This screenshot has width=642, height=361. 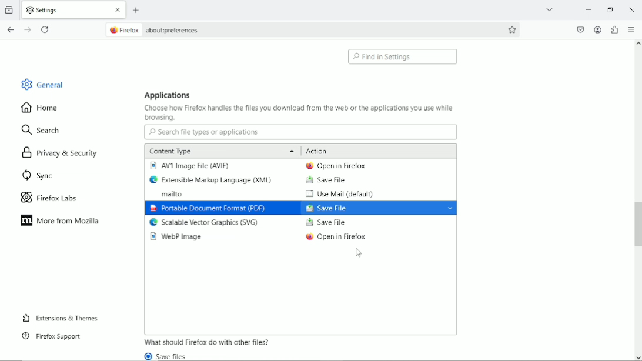 I want to click on Home, so click(x=45, y=107).